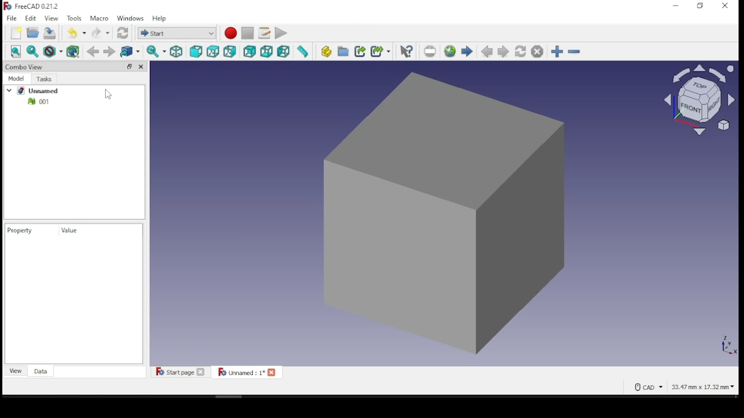  I want to click on redo, so click(100, 33).